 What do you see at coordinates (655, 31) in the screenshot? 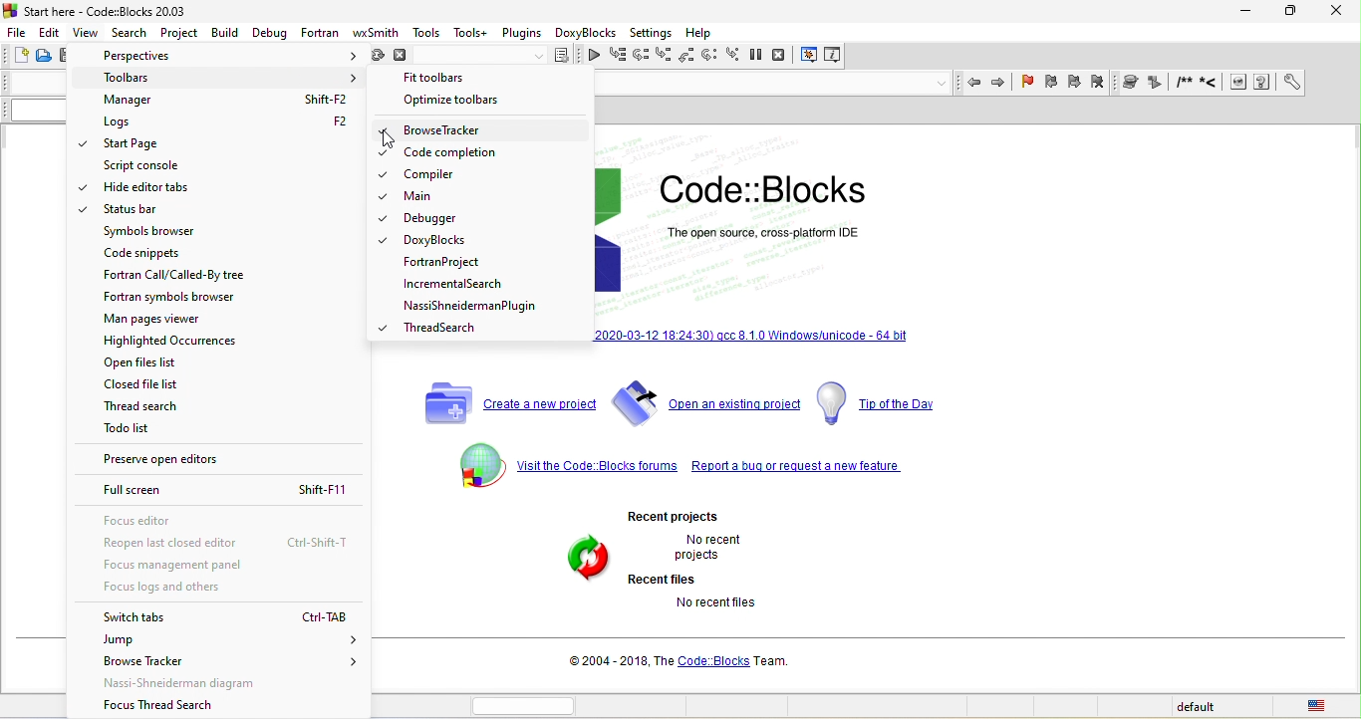
I see `settings` at bounding box center [655, 31].